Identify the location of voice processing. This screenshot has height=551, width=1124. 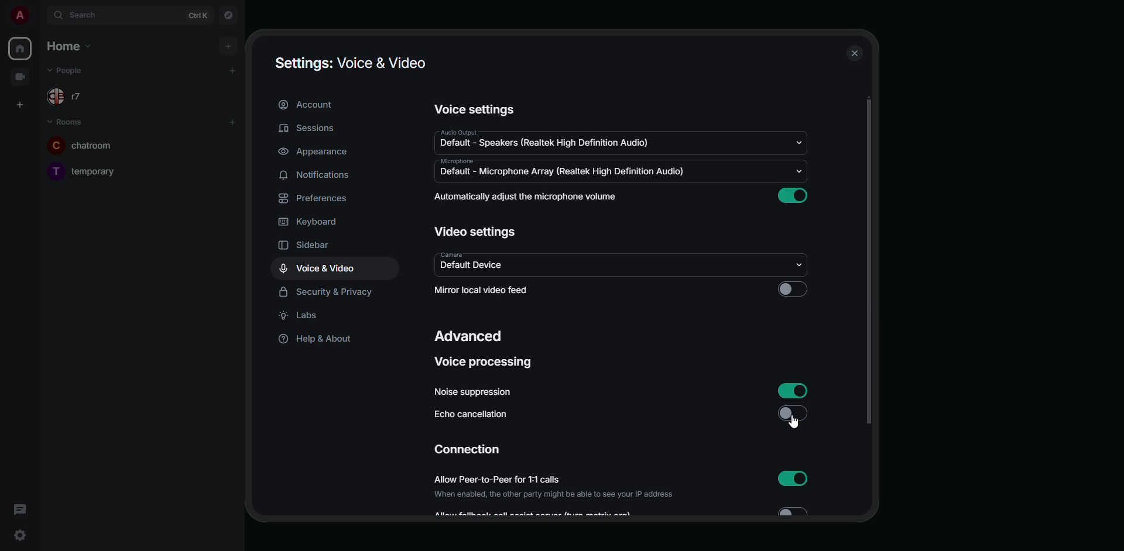
(486, 363).